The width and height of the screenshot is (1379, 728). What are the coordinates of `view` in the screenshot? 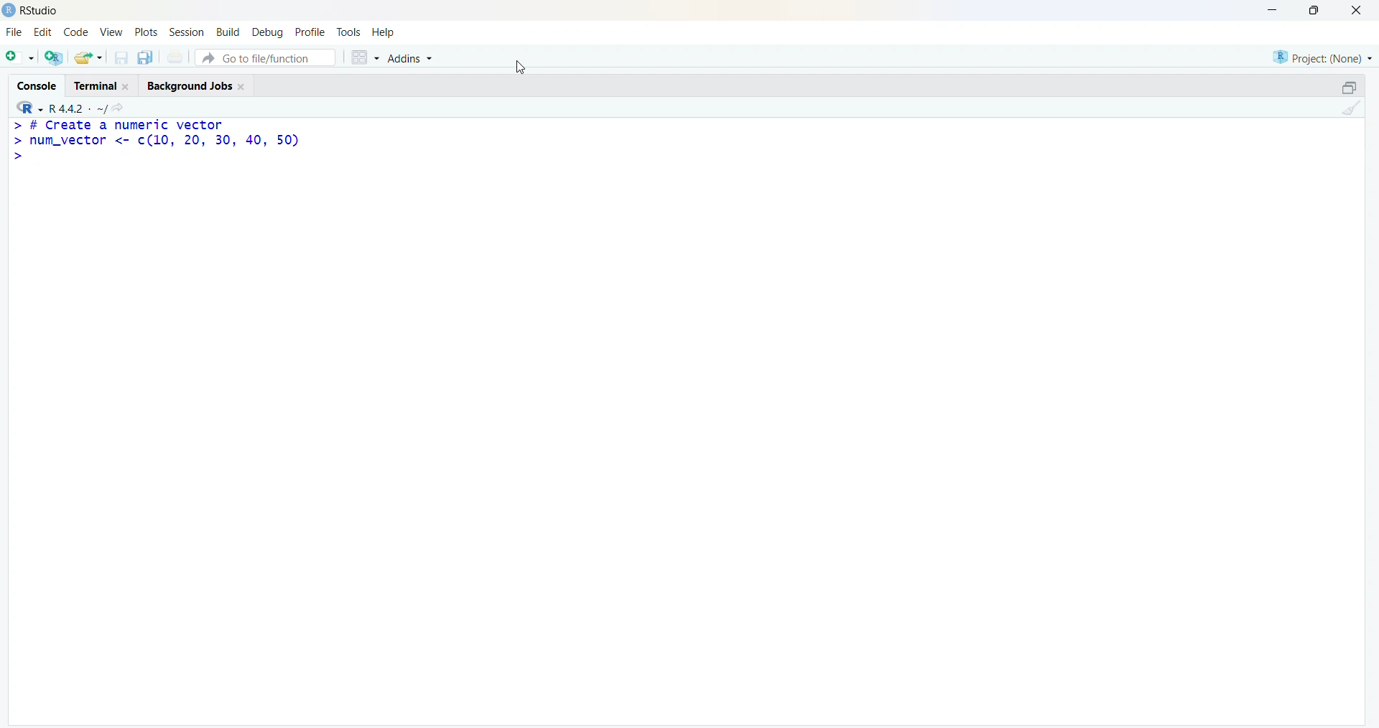 It's located at (111, 32).